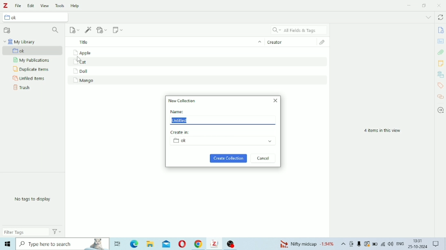 The width and height of the screenshot is (446, 250). Describe the element at coordinates (228, 158) in the screenshot. I see `Create Collection` at that location.